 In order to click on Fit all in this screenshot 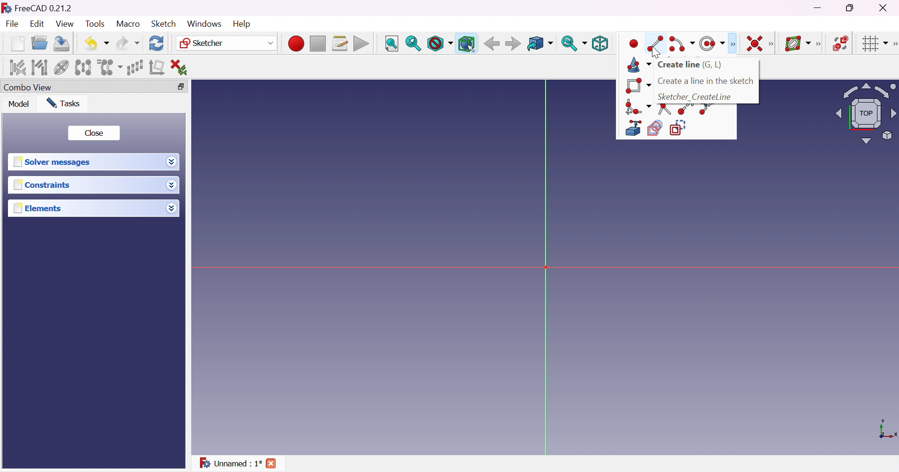, I will do `click(391, 44)`.